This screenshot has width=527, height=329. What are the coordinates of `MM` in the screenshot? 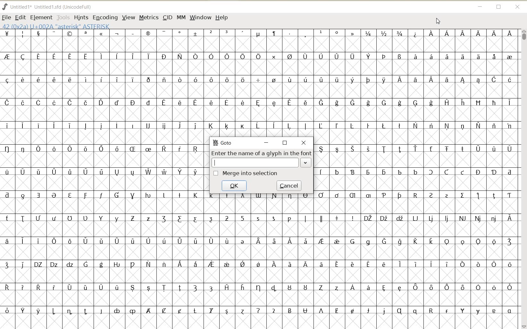 It's located at (181, 18).